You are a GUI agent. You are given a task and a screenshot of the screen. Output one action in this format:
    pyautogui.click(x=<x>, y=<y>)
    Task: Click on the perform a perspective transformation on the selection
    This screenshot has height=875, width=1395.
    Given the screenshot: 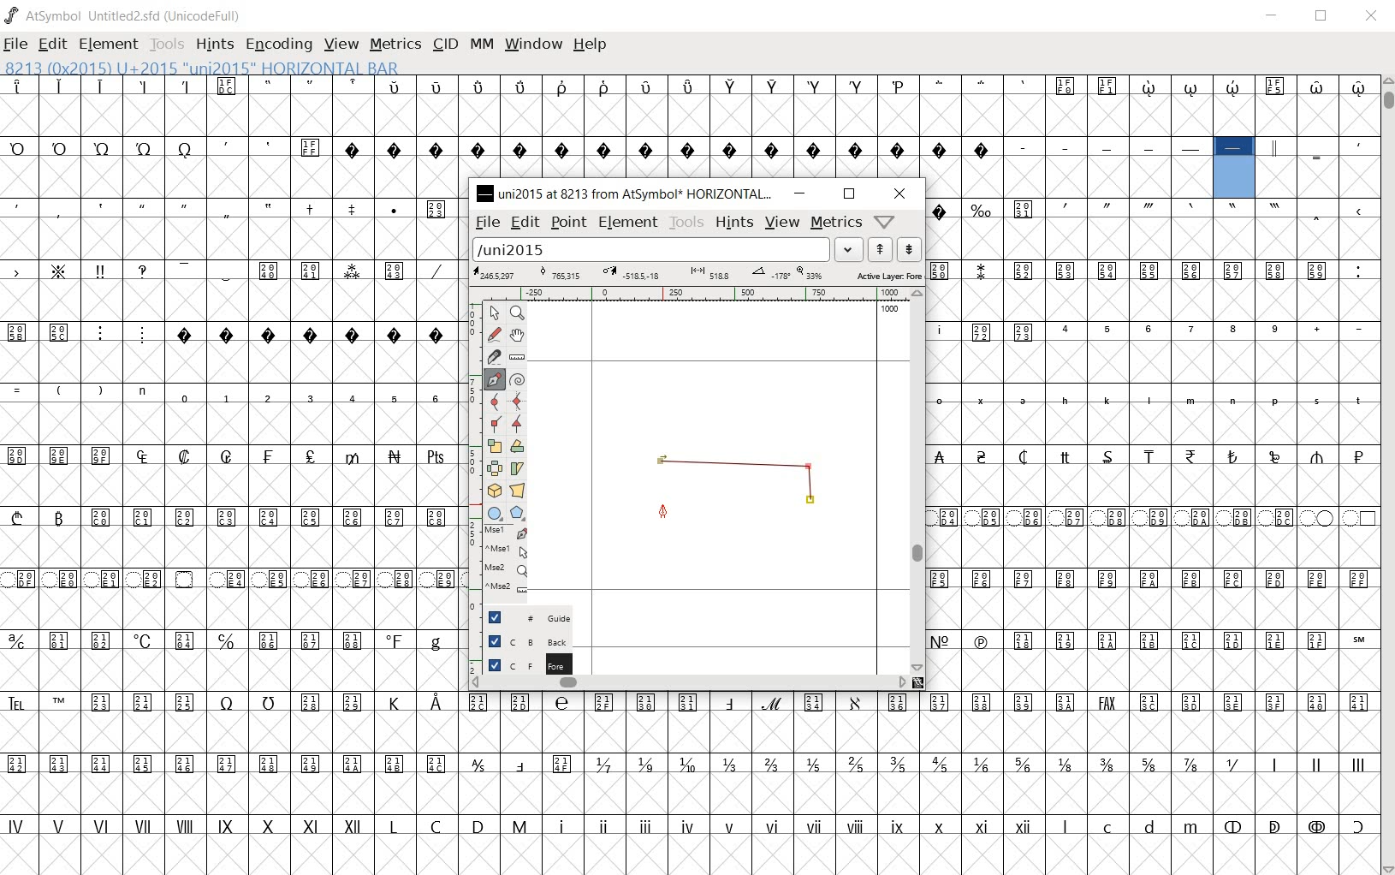 What is the action you would take?
    pyautogui.click(x=517, y=490)
    